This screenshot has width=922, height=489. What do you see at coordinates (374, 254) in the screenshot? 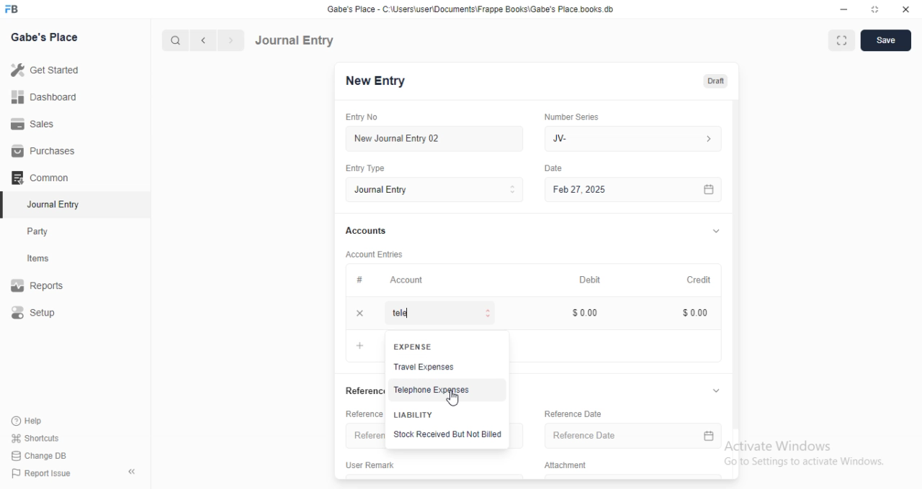
I see `Account entries` at bounding box center [374, 254].